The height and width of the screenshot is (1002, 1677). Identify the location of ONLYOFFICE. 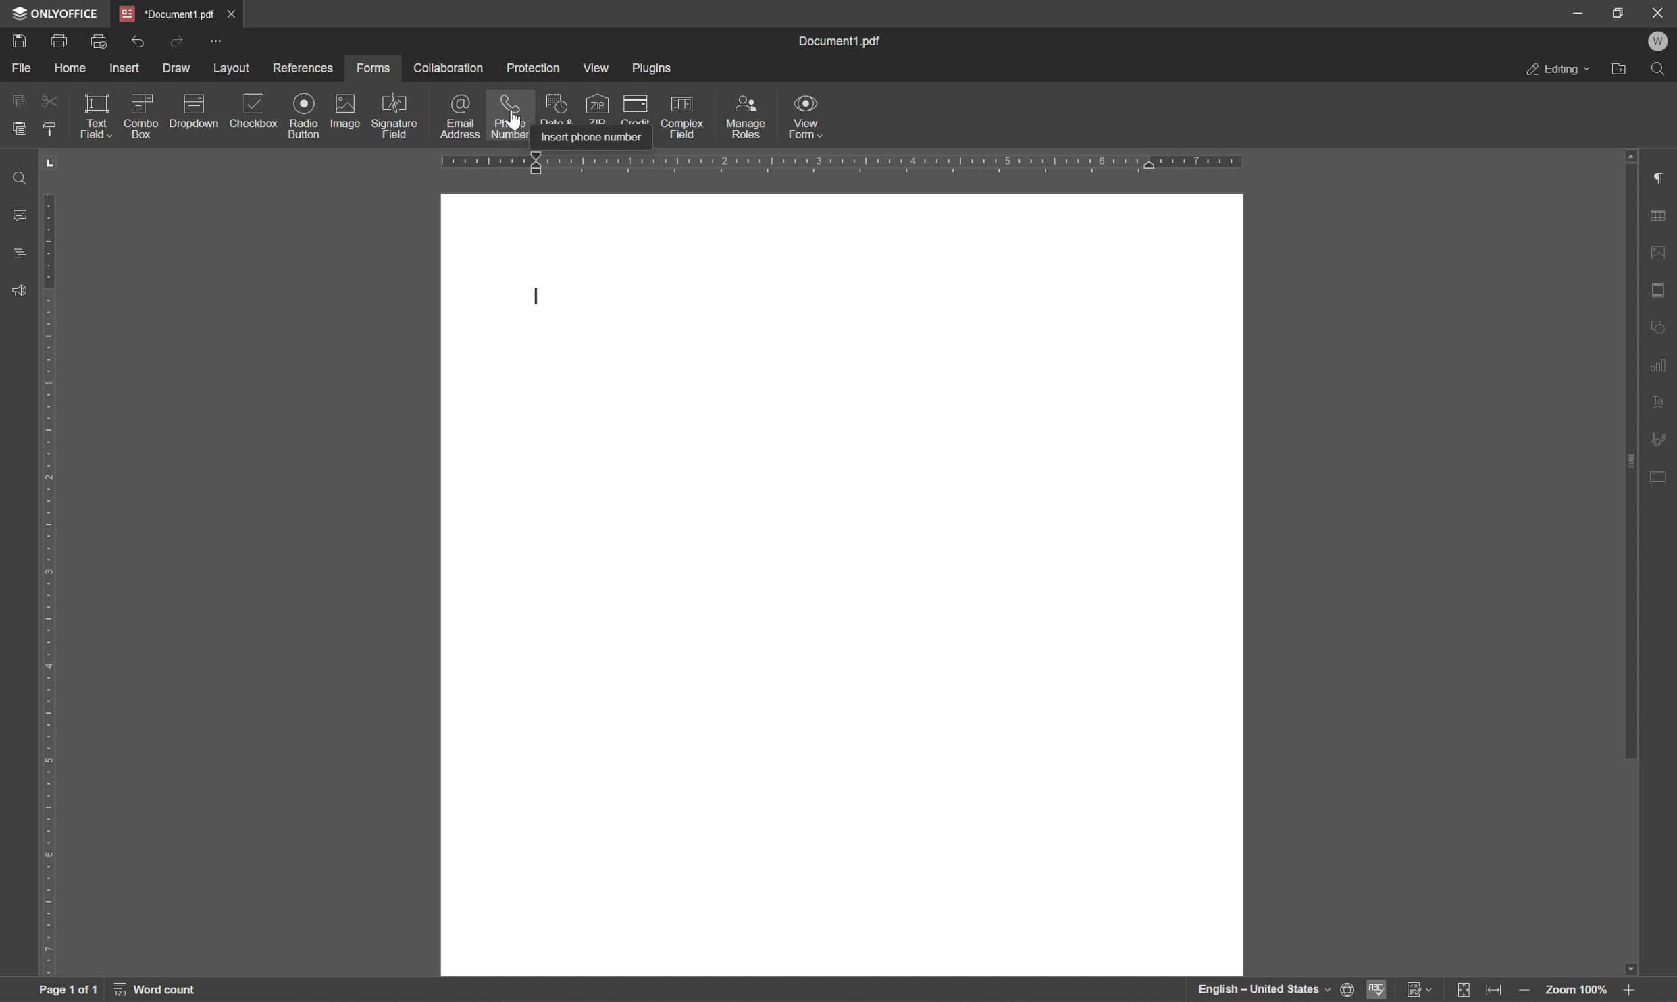
(50, 11).